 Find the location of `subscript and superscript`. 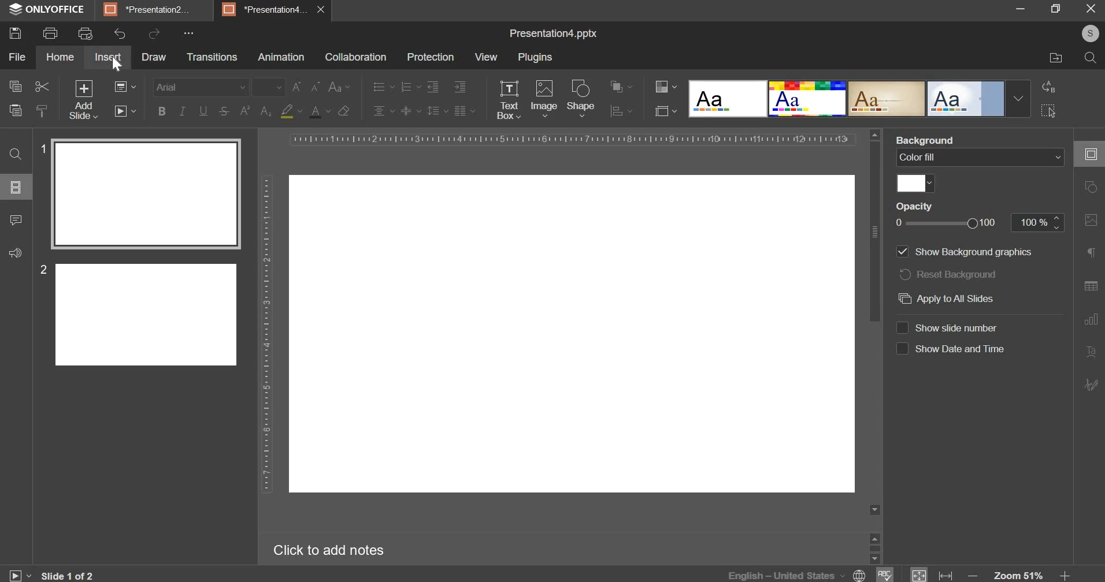

subscript and superscript is located at coordinates (256, 111).